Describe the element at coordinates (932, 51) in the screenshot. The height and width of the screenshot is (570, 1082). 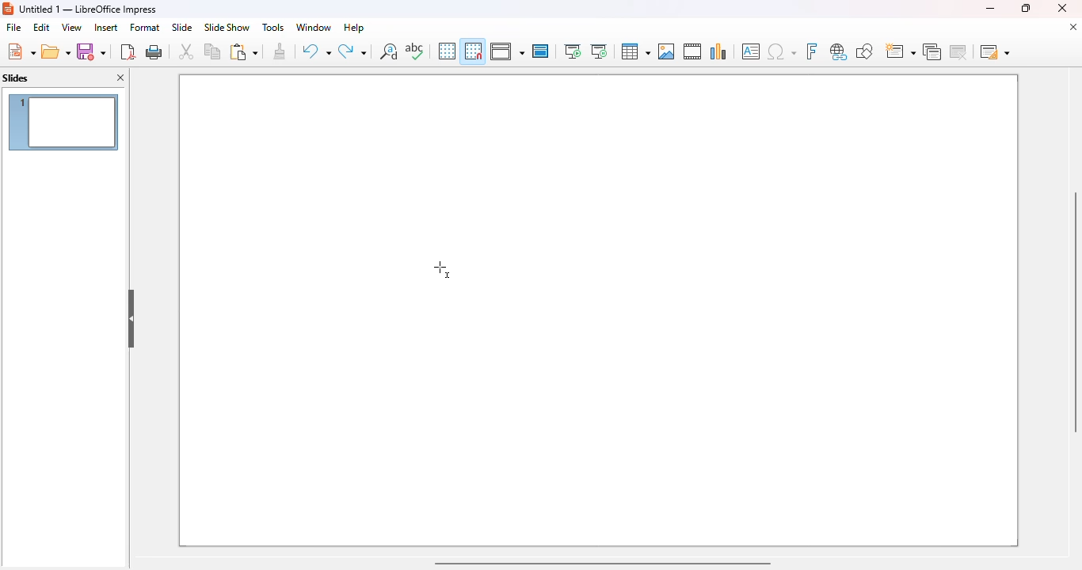
I see `duplicate slide` at that location.